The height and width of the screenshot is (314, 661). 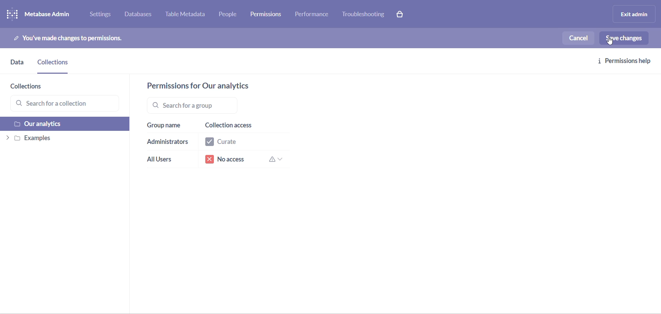 I want to click on table metadata, so click(x=188, y=15).